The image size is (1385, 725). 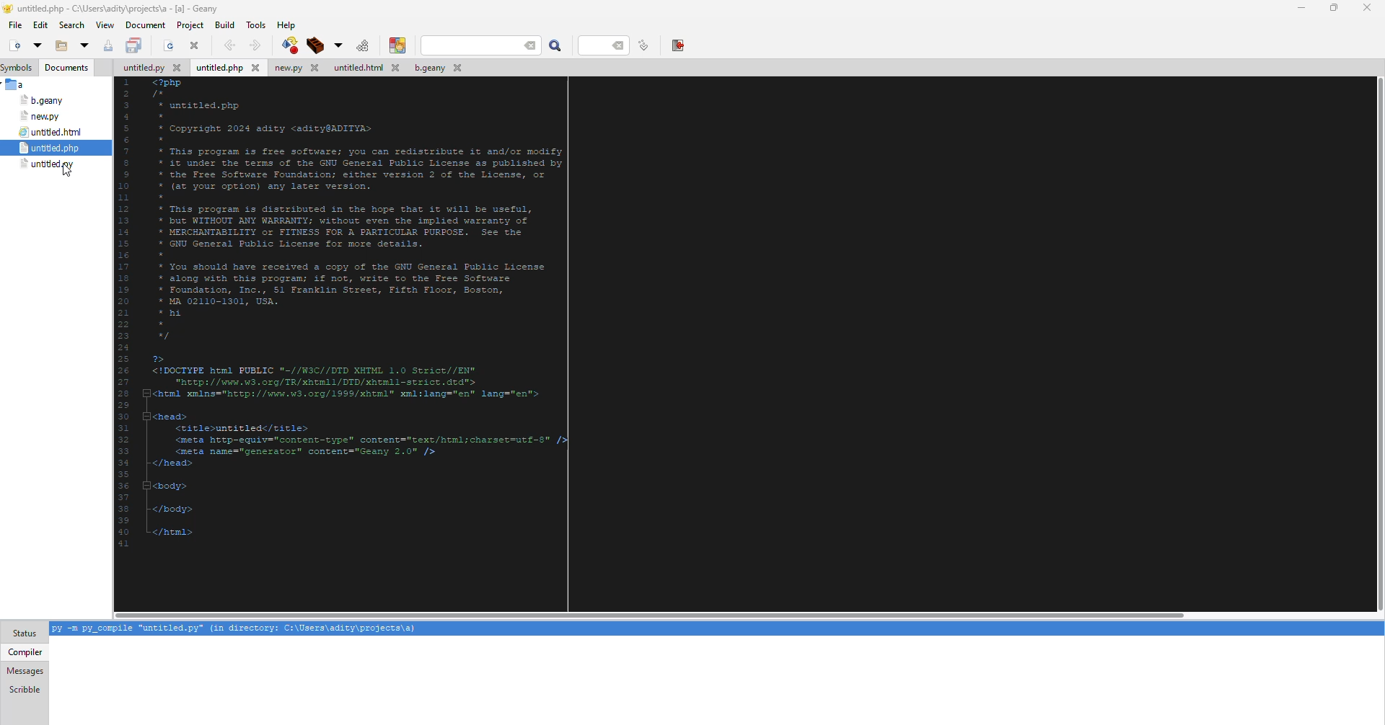 What do you see at coordinates (301, 68) in the screenshot?
I see `new.py` at bounding box center [301, 68].